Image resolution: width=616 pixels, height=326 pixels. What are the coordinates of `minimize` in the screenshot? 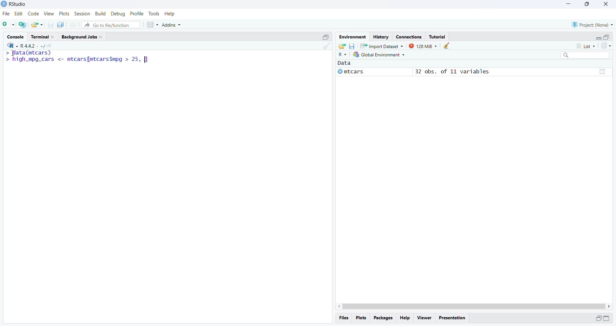 It's located at (606, 318).